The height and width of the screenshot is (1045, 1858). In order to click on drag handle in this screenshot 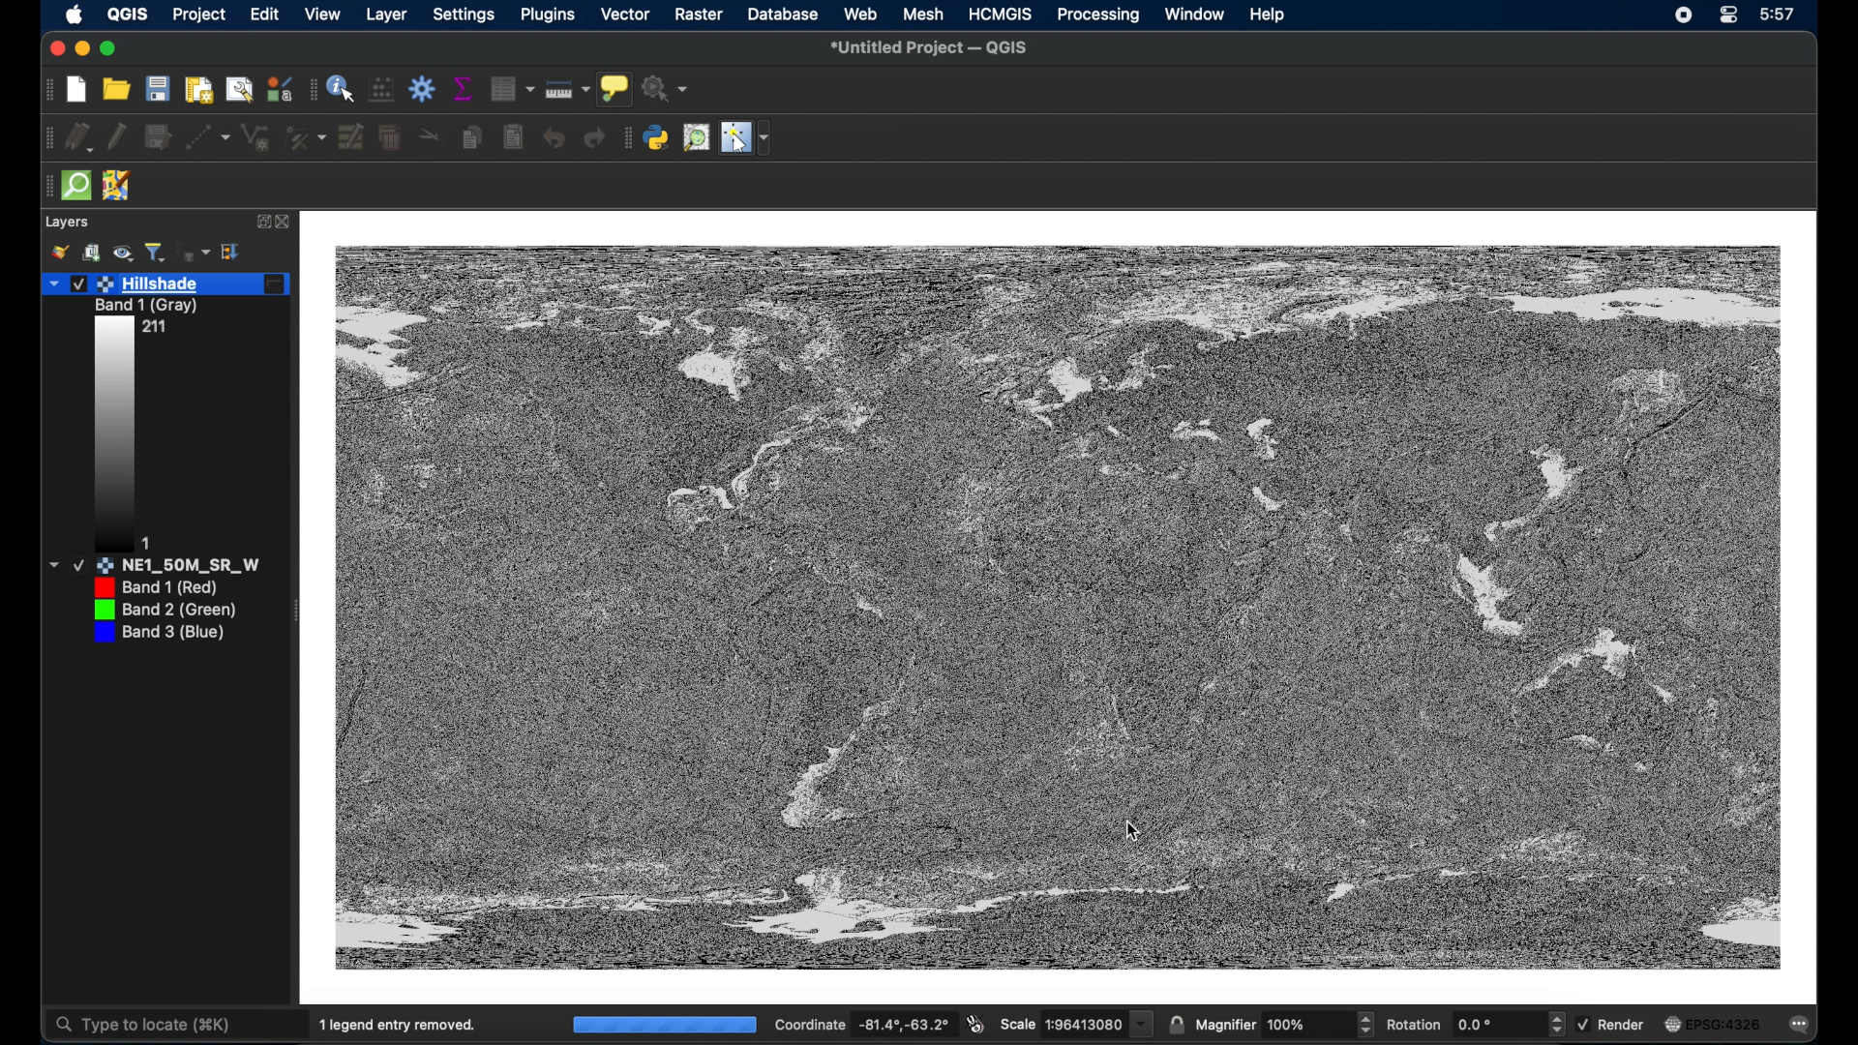, I will do `click(310, 89)`.